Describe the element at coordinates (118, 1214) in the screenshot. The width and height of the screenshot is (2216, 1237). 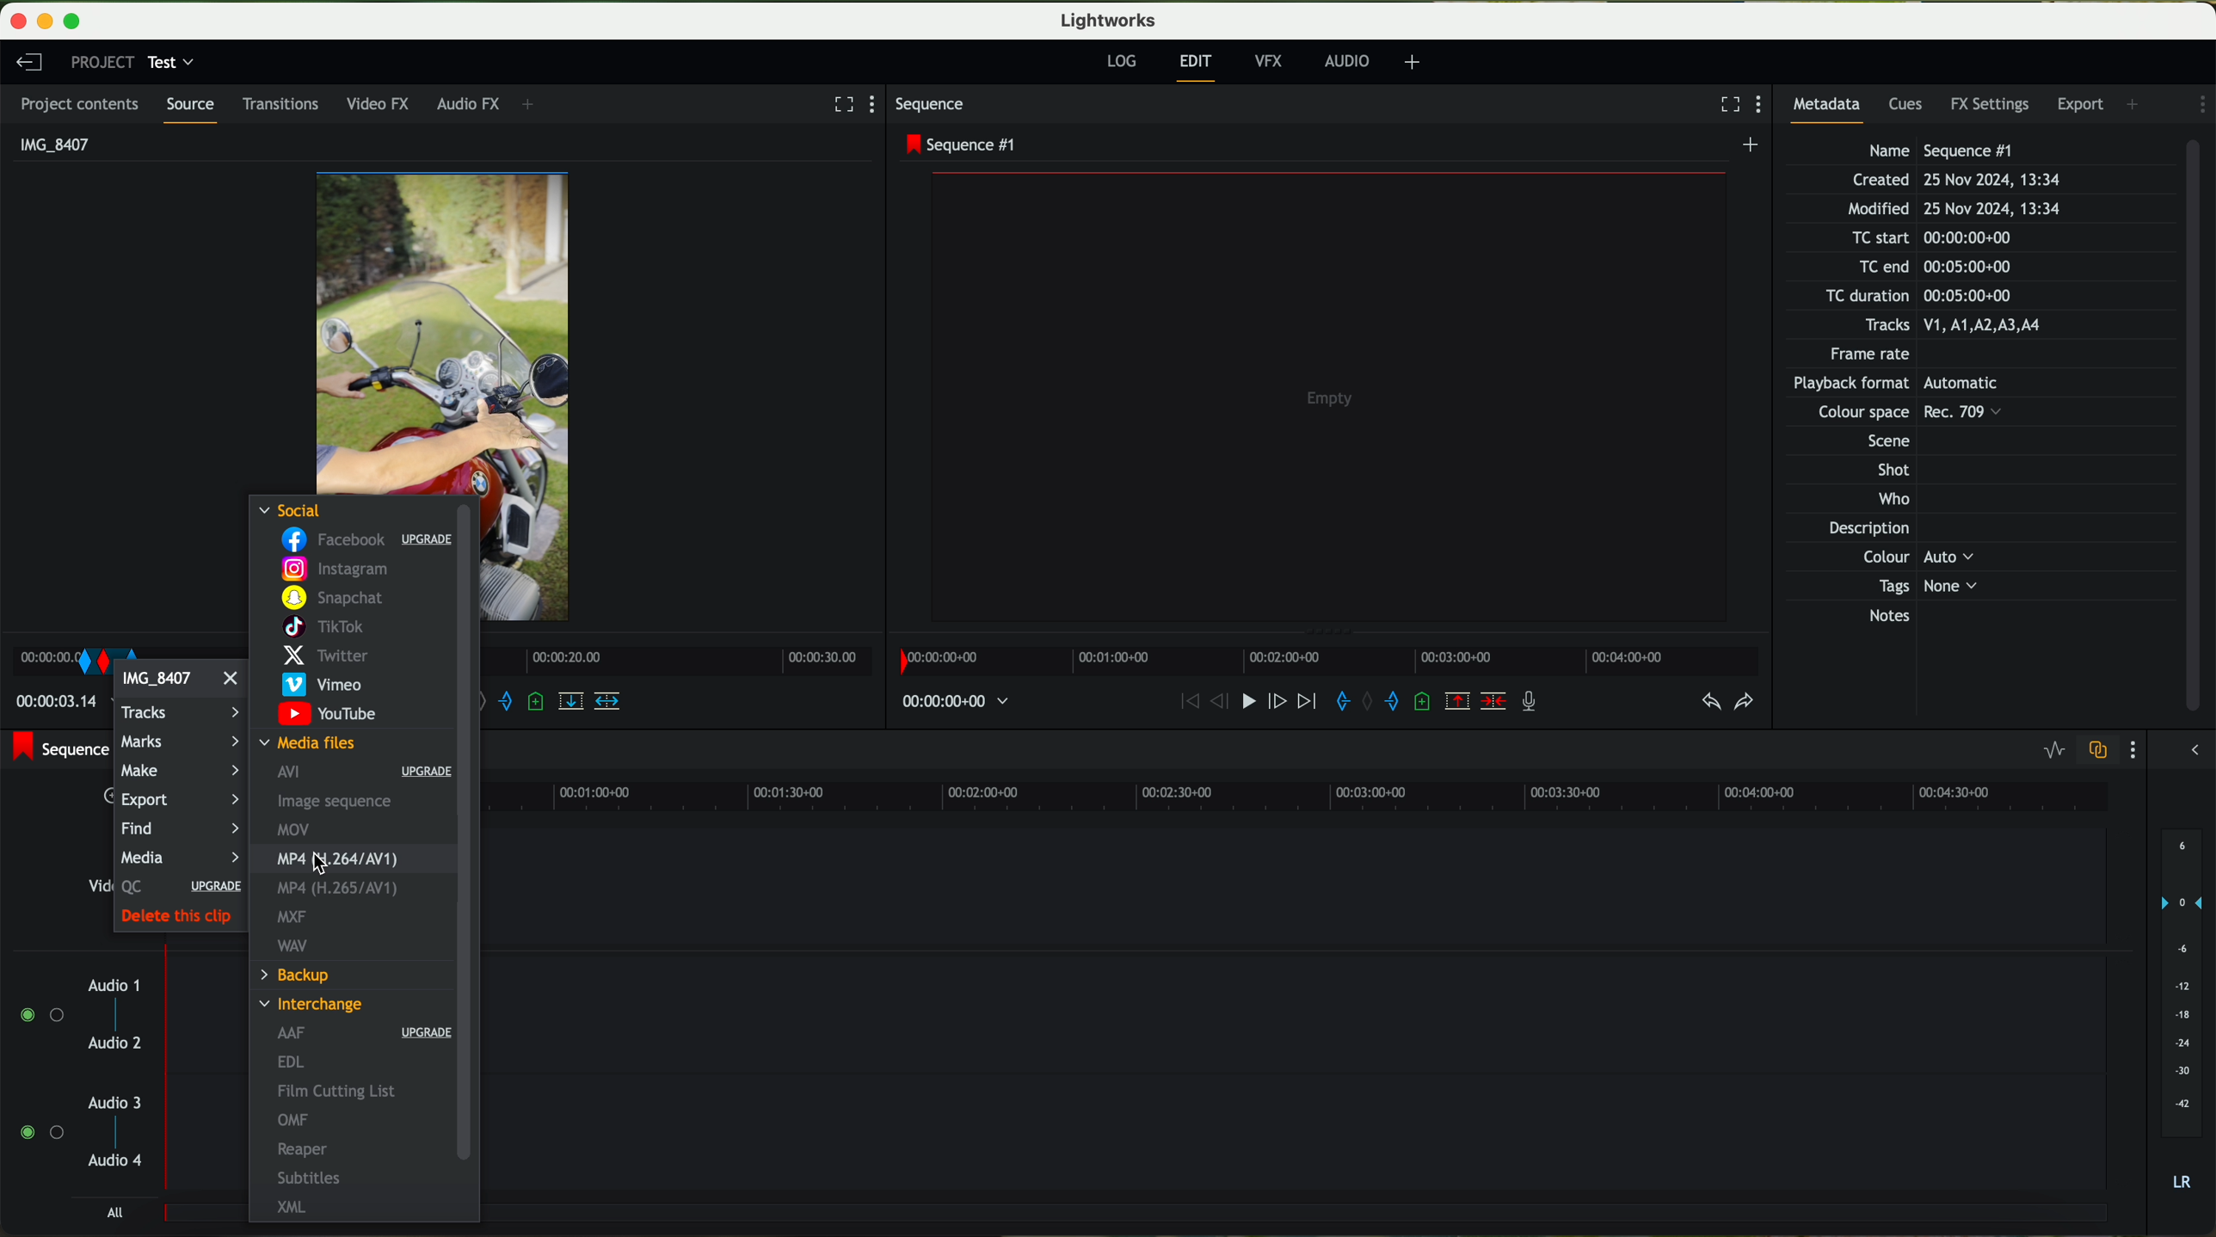
I see `all` at that location.